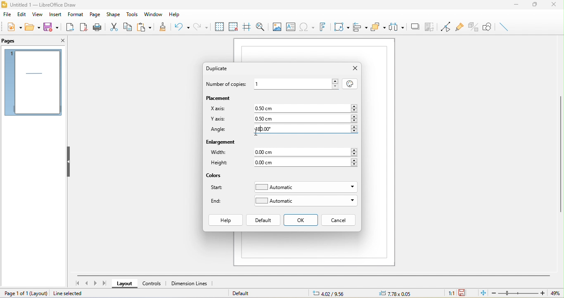  What do you see at coordinates (215, 176) in the screenshot?
I see `colors` at bounding box center [215, 176].